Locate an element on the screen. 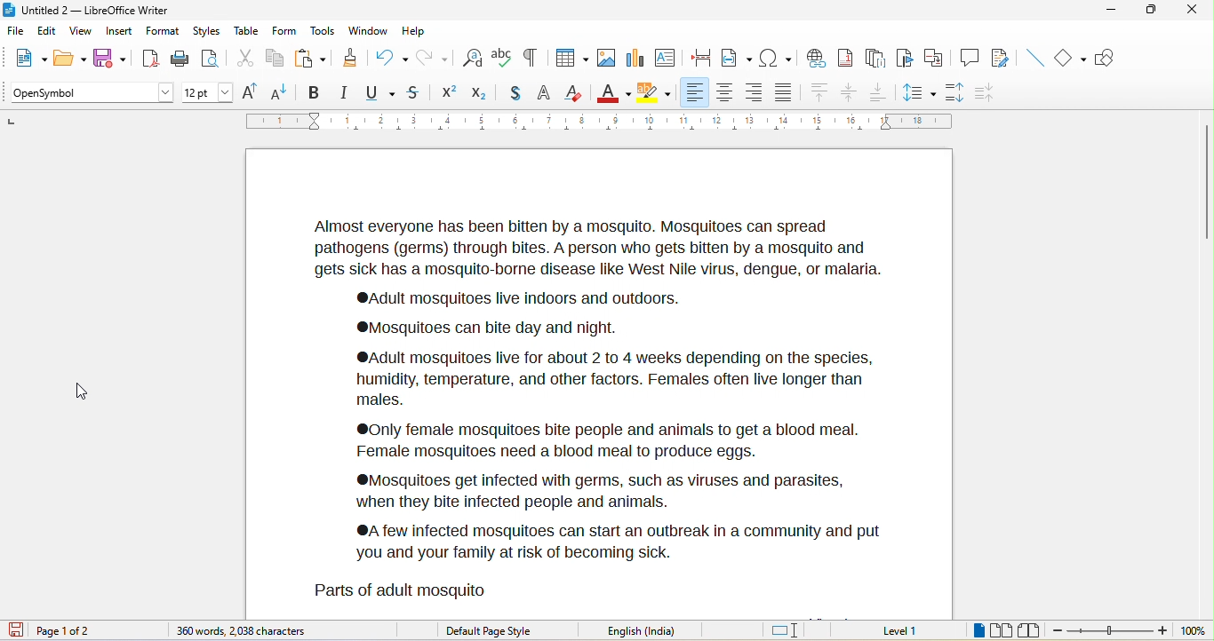  outline font effect is located at coordinates (544, 91).